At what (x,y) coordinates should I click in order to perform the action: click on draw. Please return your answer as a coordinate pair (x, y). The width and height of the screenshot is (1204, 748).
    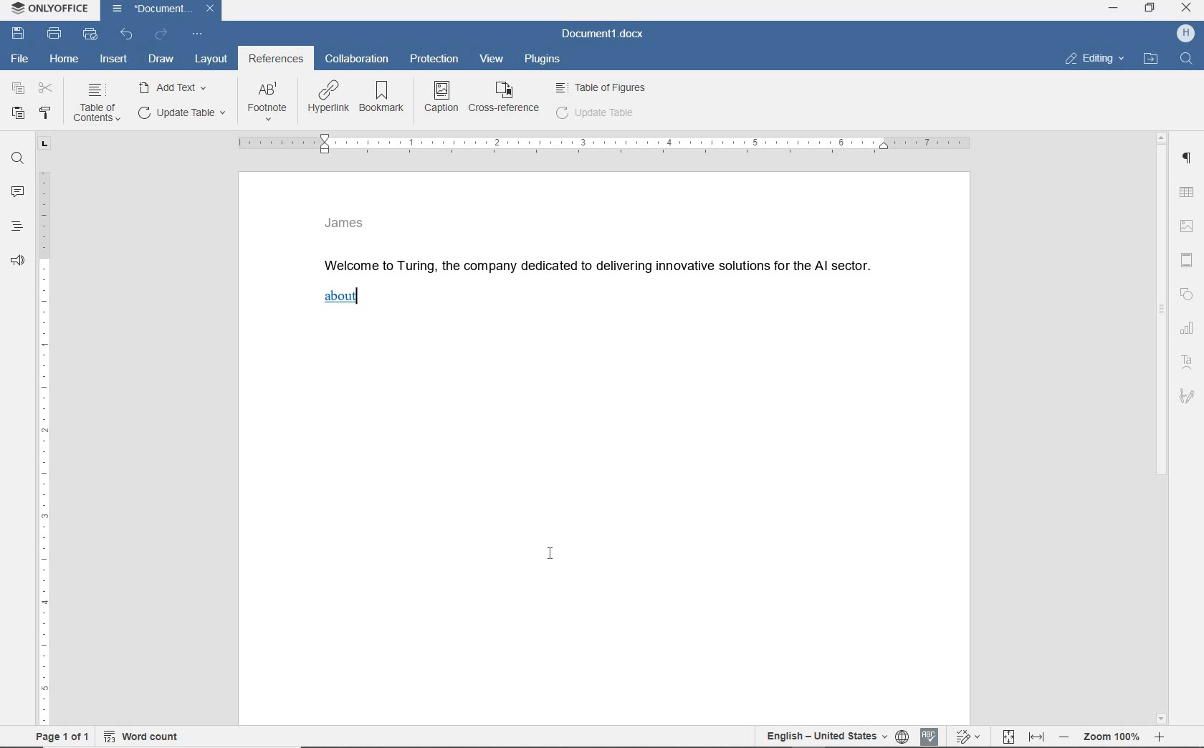
    Looking at the image, I should click on (162, 59).